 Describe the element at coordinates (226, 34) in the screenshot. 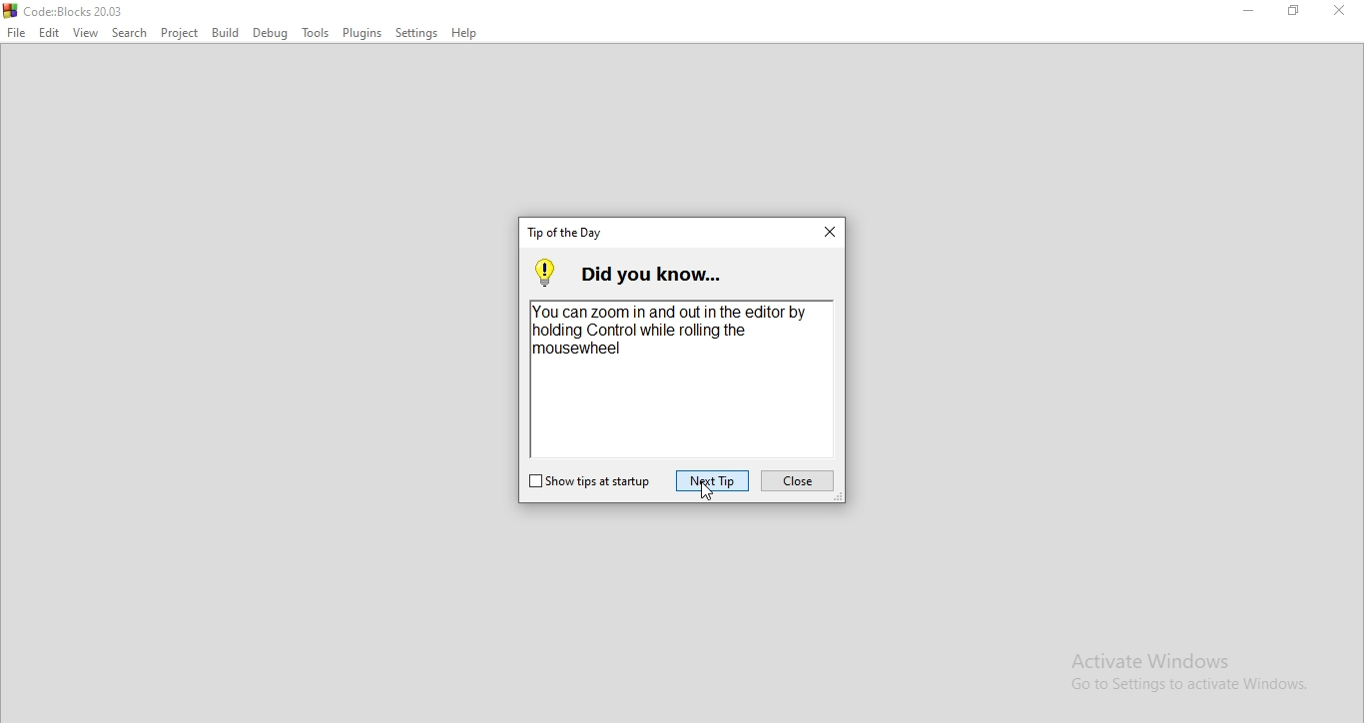

I see `Build ` at that location.